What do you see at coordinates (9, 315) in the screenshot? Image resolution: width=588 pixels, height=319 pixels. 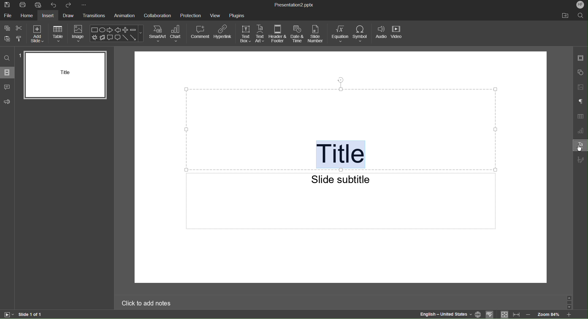 I see `start slide show` at bounding box center [9, 315].